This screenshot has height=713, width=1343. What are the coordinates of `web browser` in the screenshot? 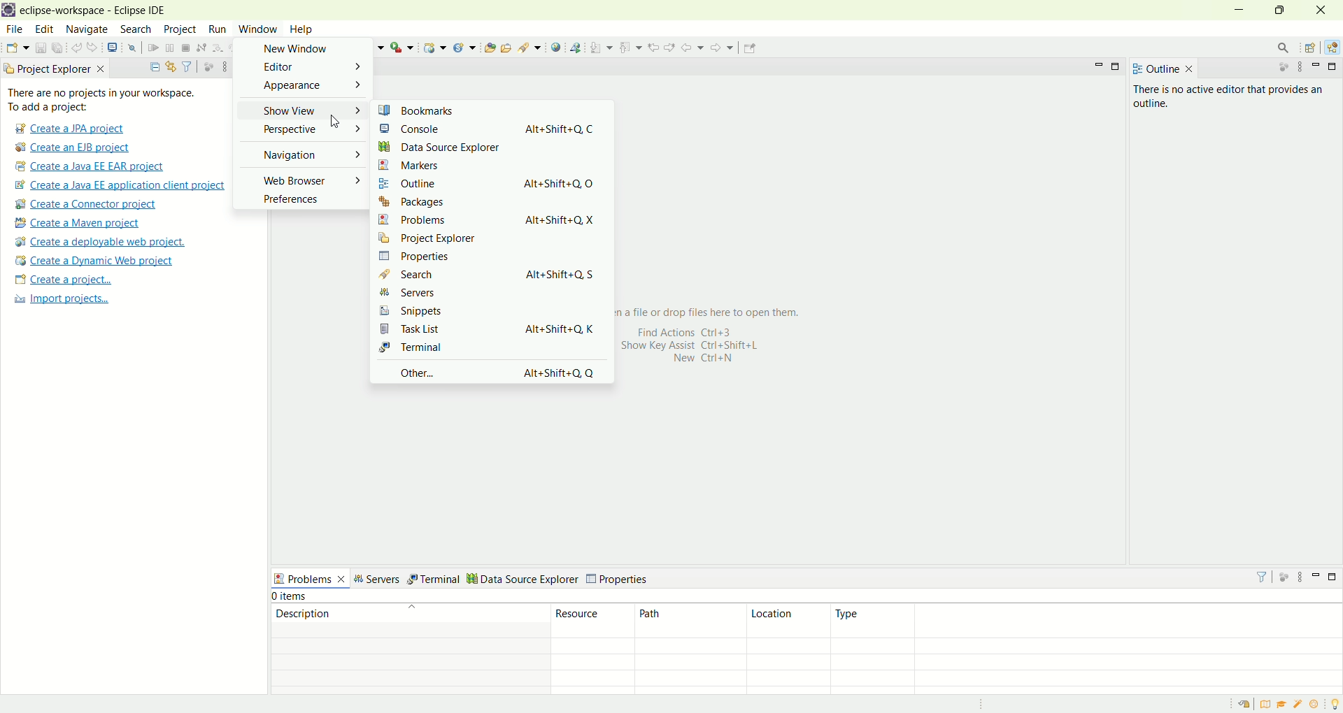 It's located at (301, 182).